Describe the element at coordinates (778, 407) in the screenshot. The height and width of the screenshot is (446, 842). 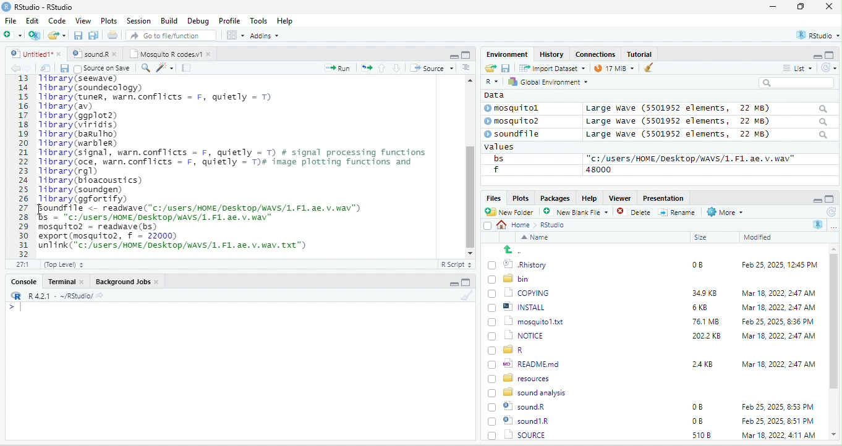
I see `Feb 25, 2025, 8:51 PM` at that location.